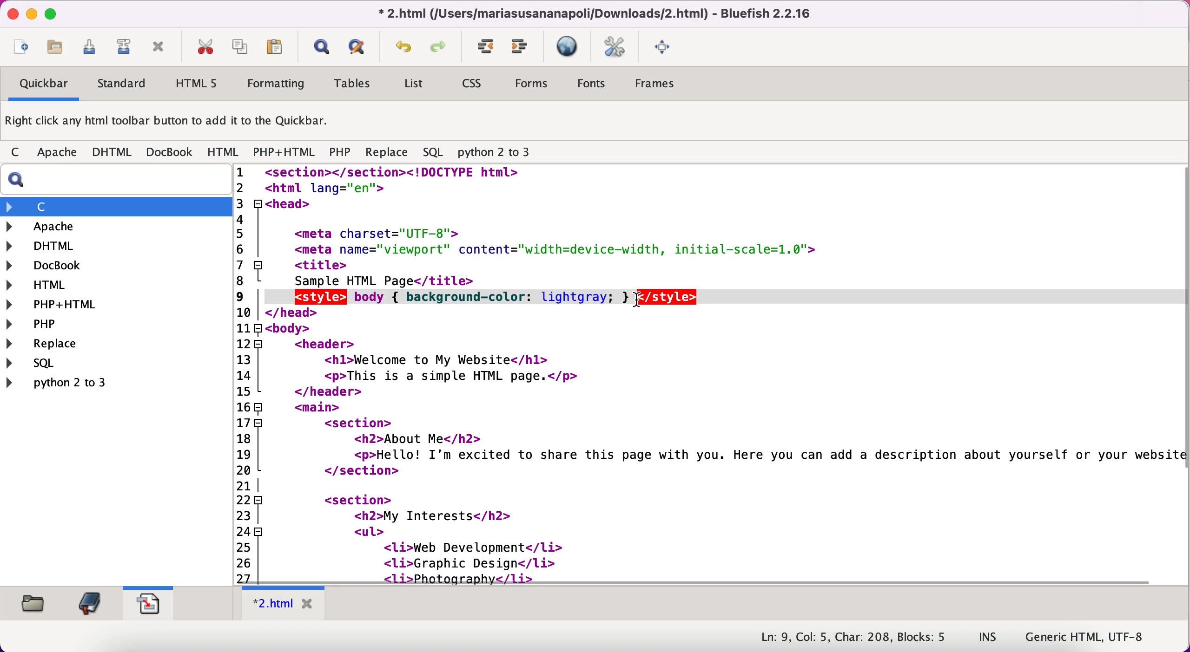 This screenshot has width=1190, height=652. I want to click on php, so click(340, 154).